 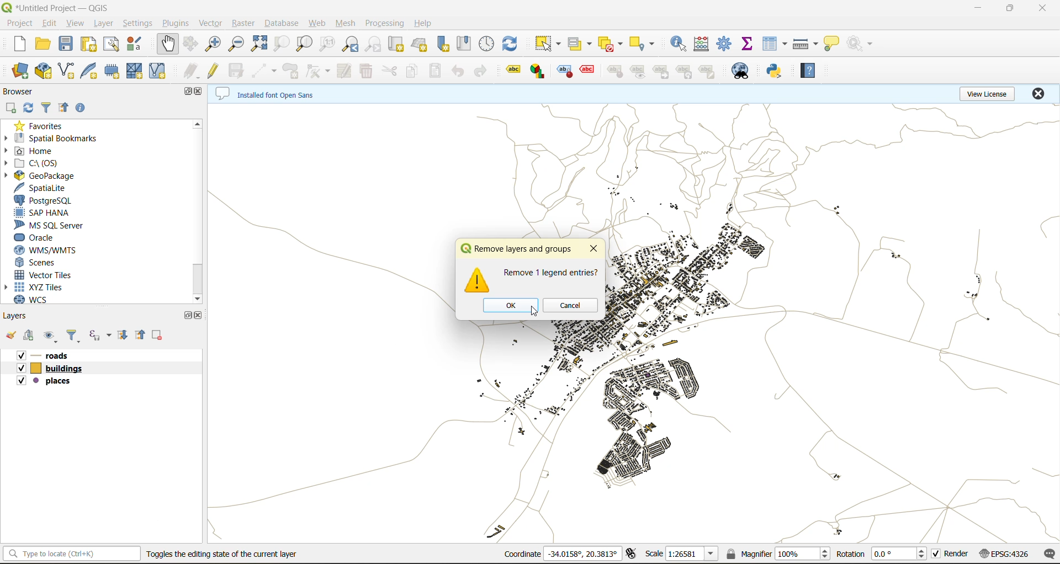 What do you see at coordinates (645, 45) in the screenshot?
I see `select location` at bounding box center [645, 45].